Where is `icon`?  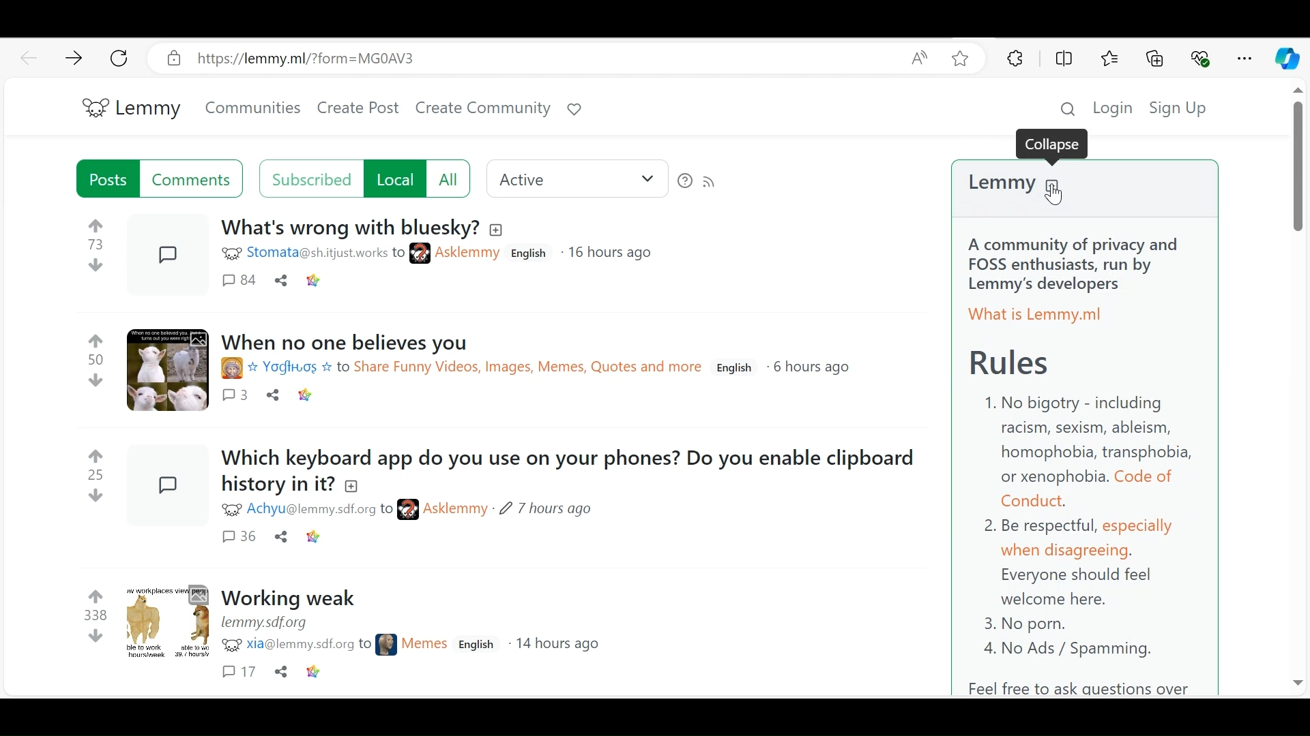 icon is located at coordinates (227, 510).